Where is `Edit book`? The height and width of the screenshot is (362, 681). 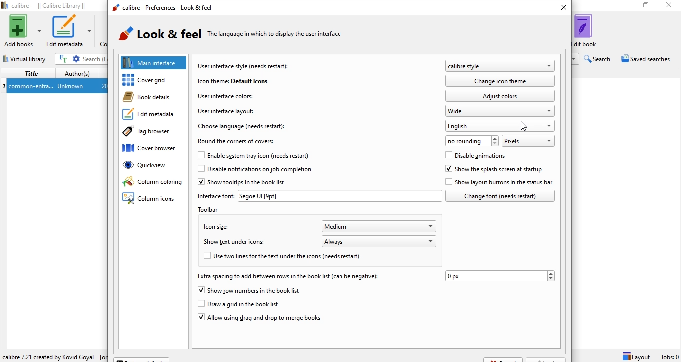 Edit book is located at coordinates (591, 30).